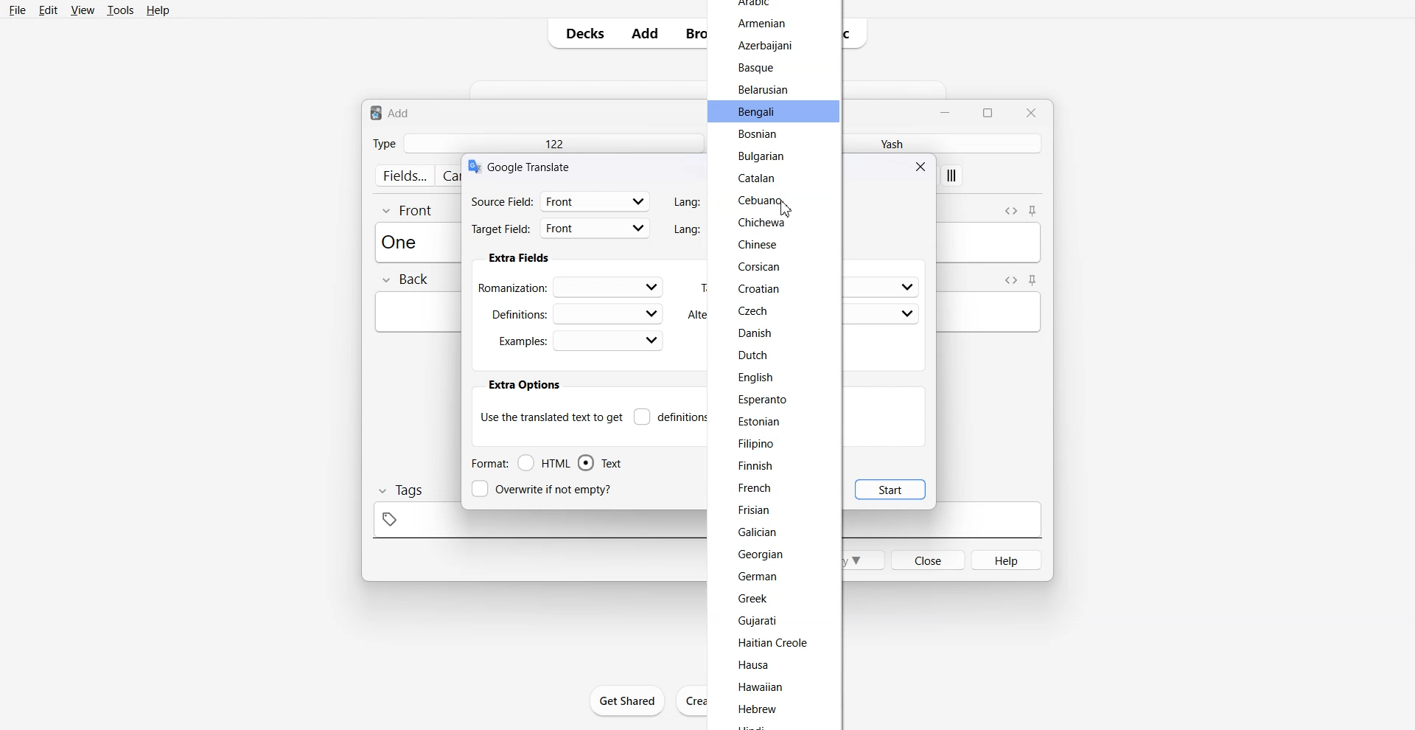  I want to click on Front, so click(408, 209).